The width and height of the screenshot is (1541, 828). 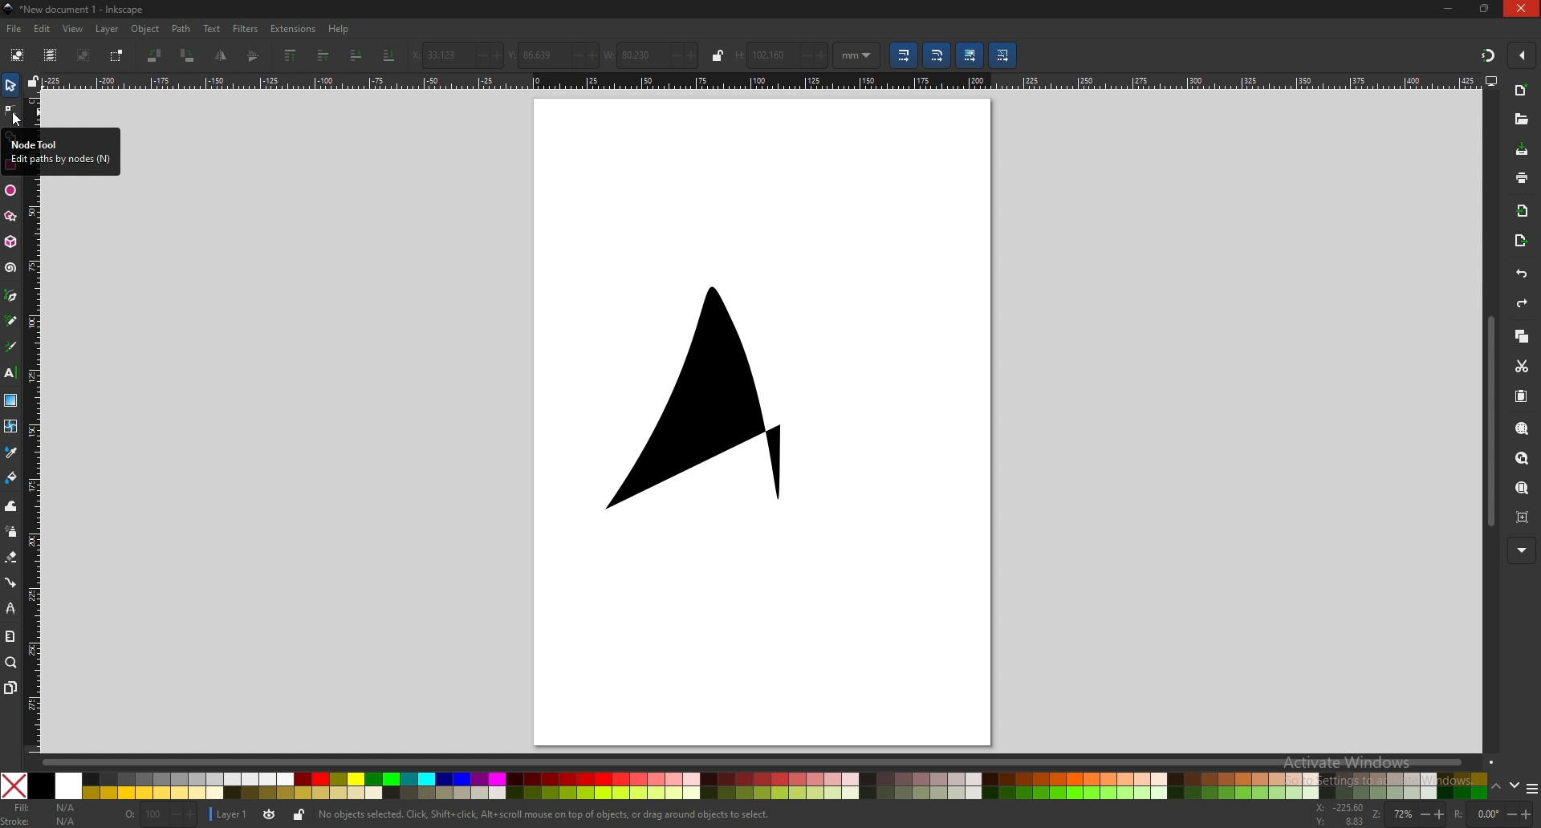 What do you see at coordinates (11, 425) in the screenshot?
I see `mesh` at bounding box center [11, 425].